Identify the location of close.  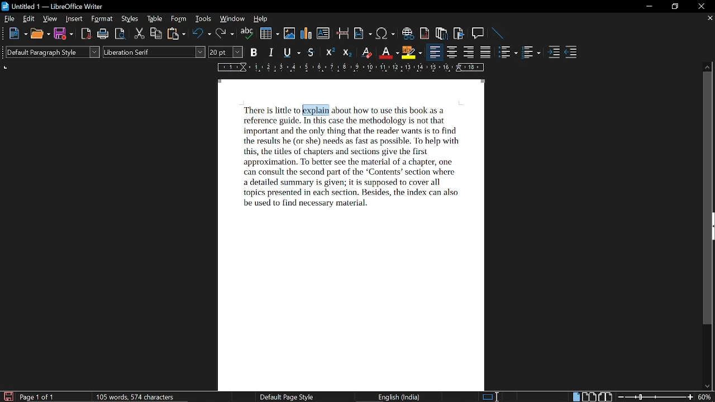
(700, 7).